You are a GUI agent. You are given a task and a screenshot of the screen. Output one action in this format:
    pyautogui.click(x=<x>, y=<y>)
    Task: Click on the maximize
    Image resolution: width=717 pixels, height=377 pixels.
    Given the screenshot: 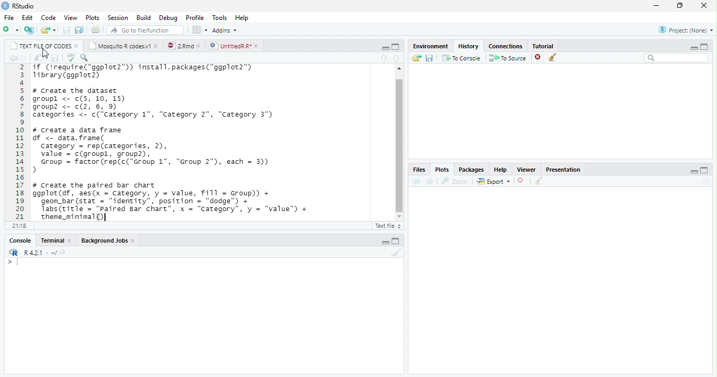 What is the action you would take?
    pyautogui.click(x=705, y=171)
    